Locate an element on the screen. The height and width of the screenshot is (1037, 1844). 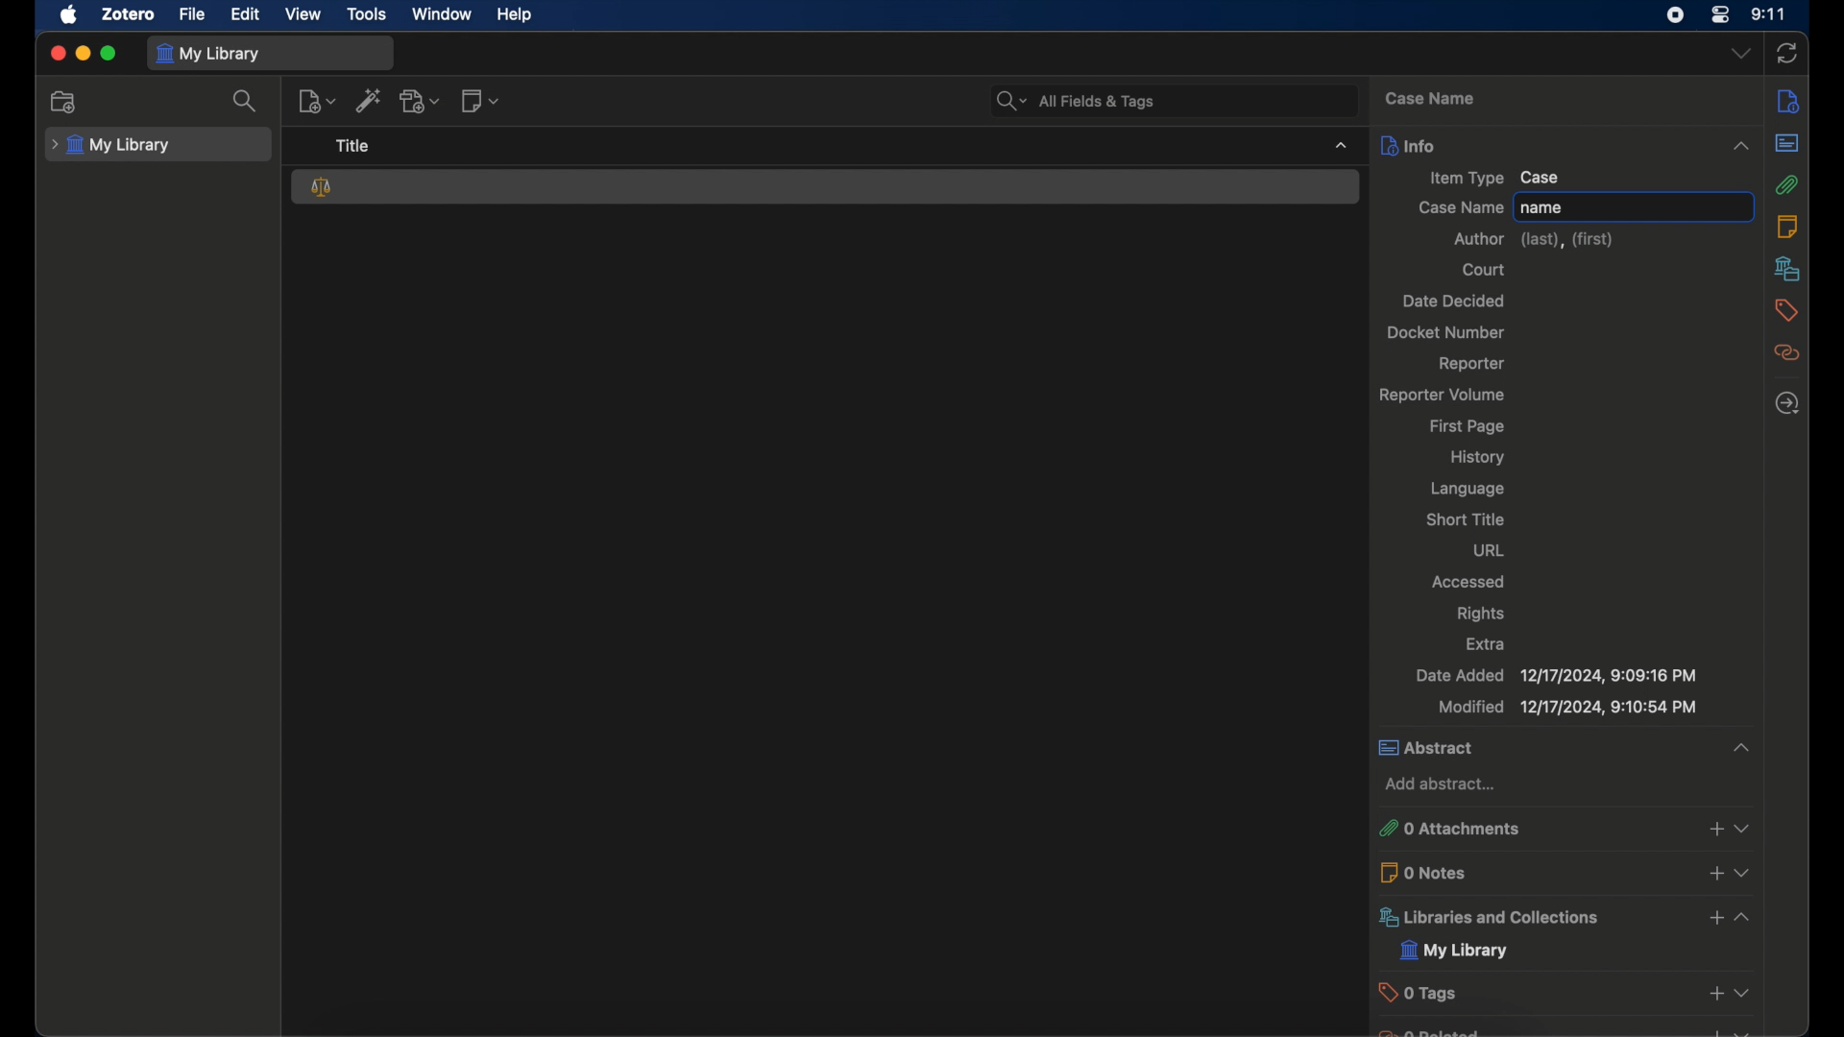
edit is located at coordinates (244, 13).